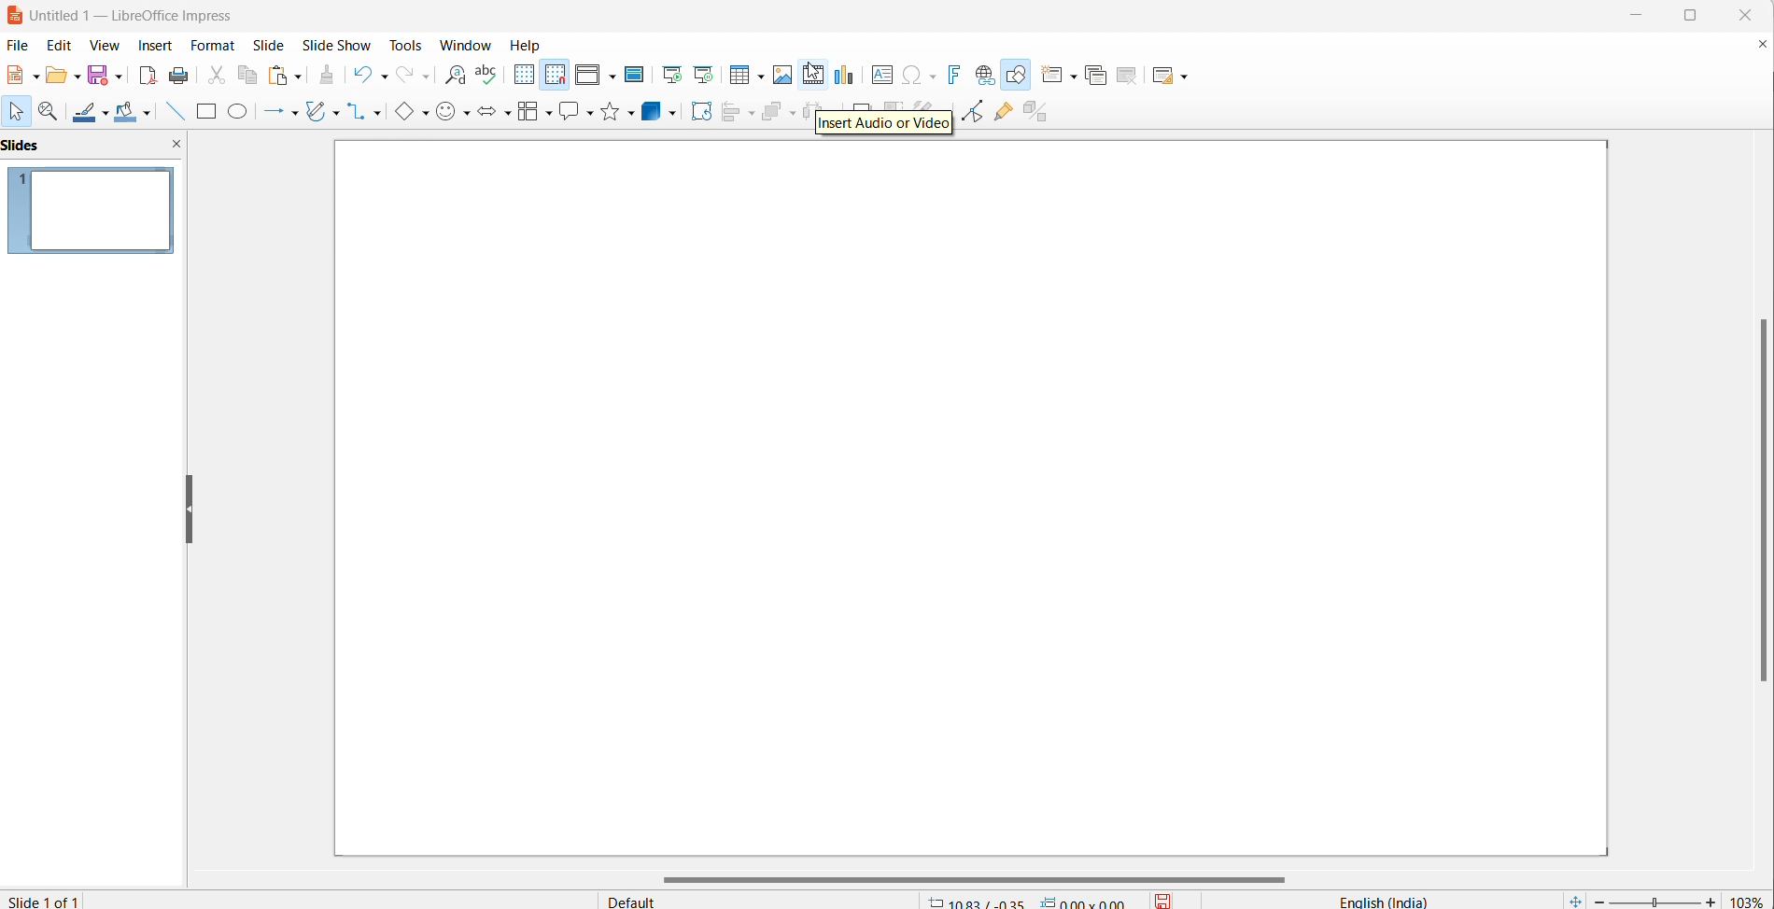 Image resolution: width=1774 pixels, height=909 pixels. I want to click on 3d object, so click(654, 110).